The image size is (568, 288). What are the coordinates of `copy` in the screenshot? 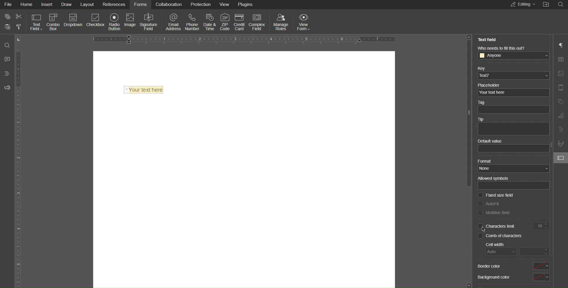 It's located at (7, 17).